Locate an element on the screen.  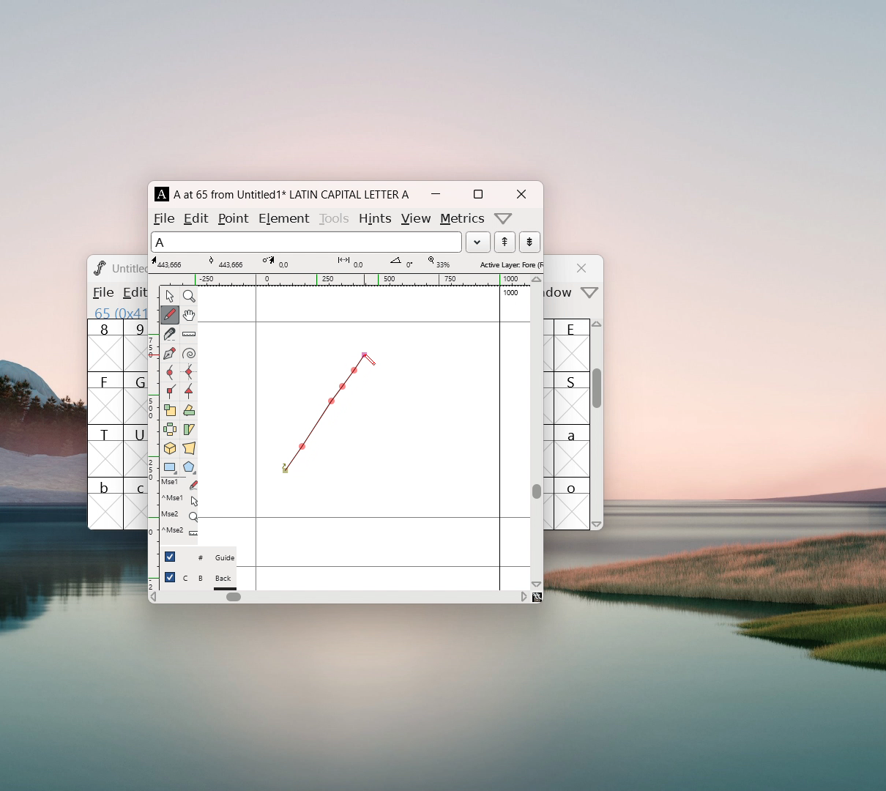
scroll up is located at coordinates (598, 327).